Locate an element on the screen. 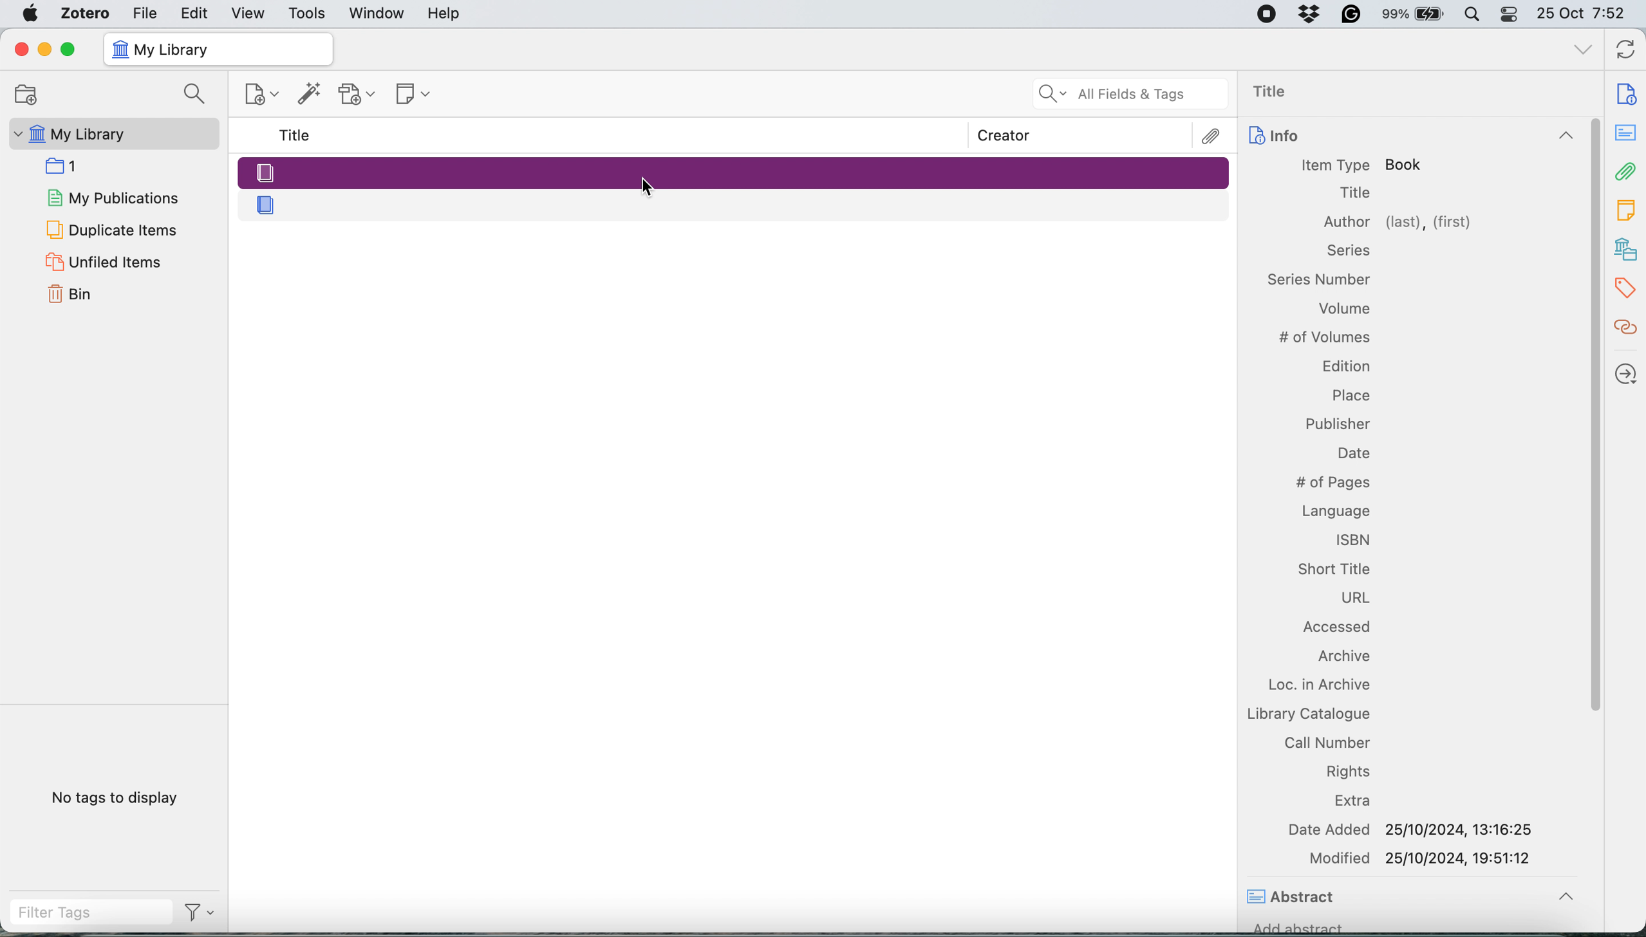  Cursor Position is located at coordinates (647, 187).